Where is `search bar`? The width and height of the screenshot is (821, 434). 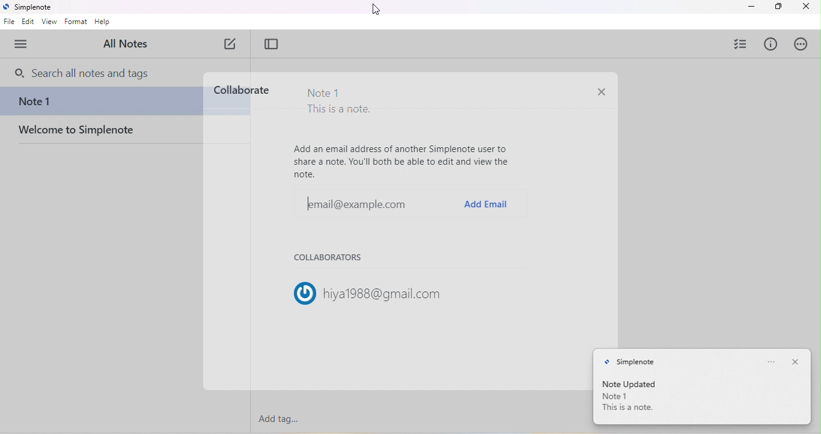 search bar is located at coordinates (89, 73).